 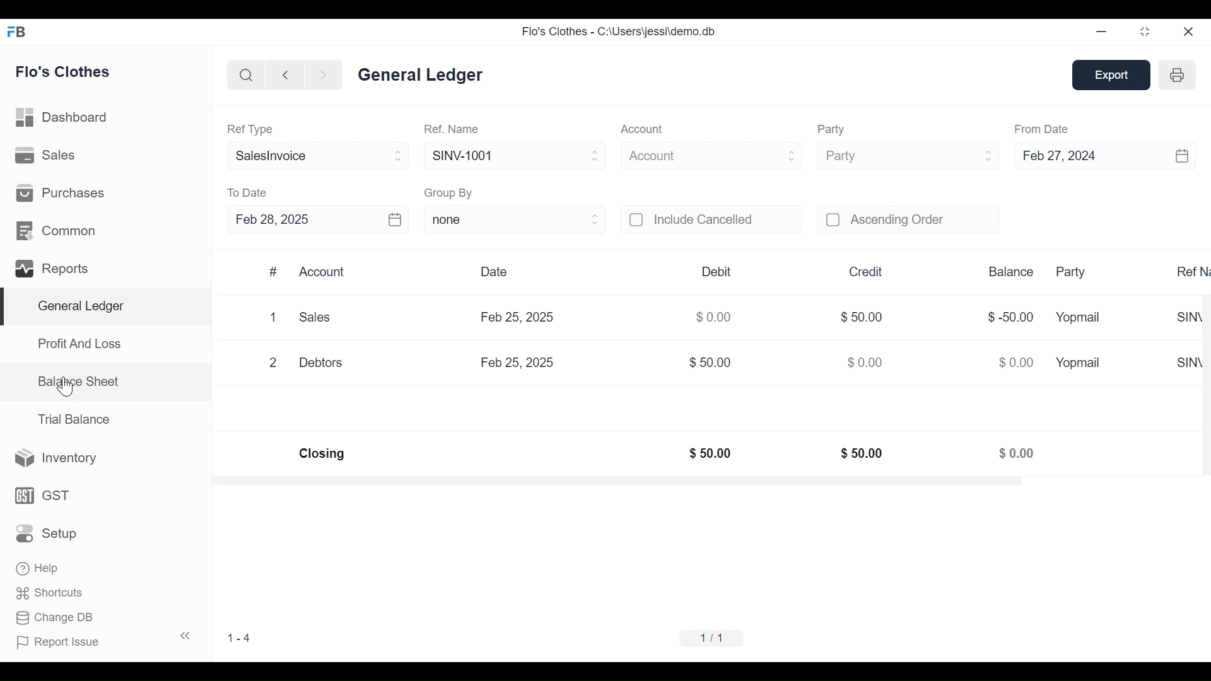 I want to click on SINV-1001, so click(x=515, y=154).